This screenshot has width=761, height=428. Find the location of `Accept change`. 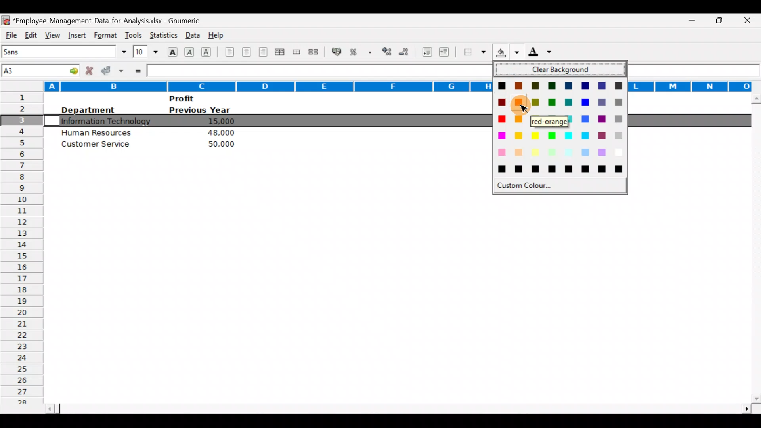

Accept change is located at coordinates (113, 70).